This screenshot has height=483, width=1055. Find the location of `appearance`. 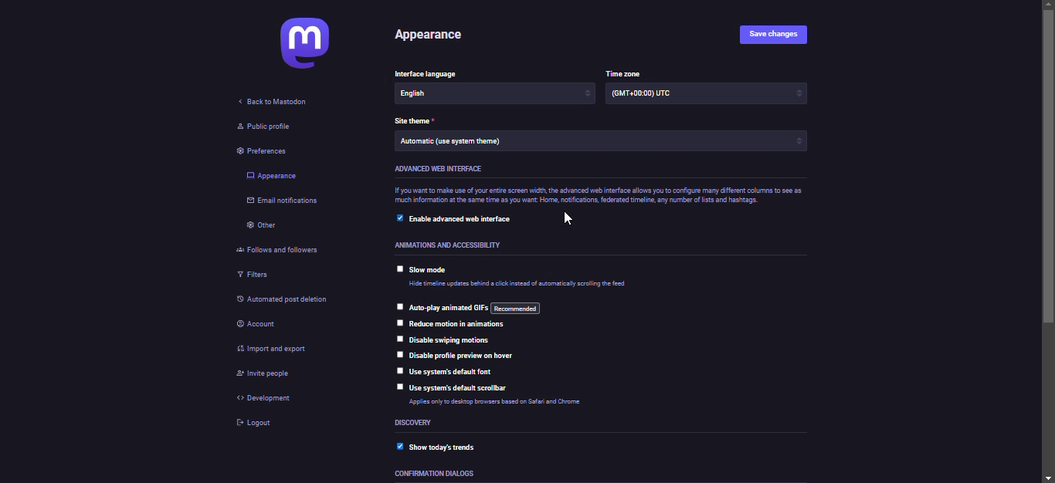

appearance is located at coordinates (270, 174).